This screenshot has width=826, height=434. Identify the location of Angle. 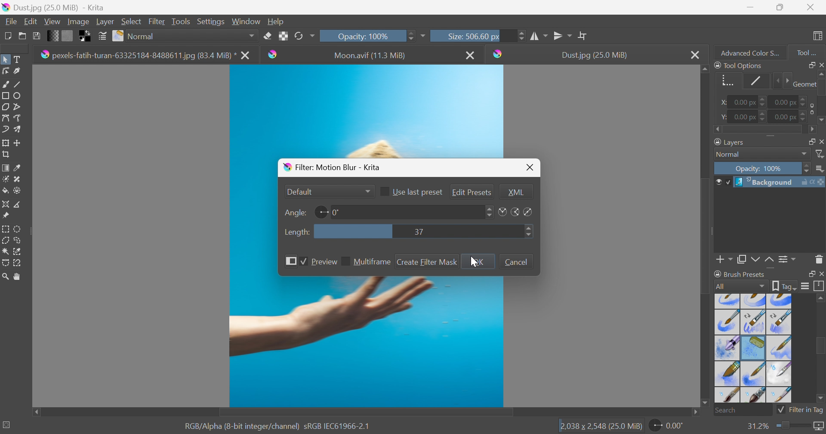
(321, 212).